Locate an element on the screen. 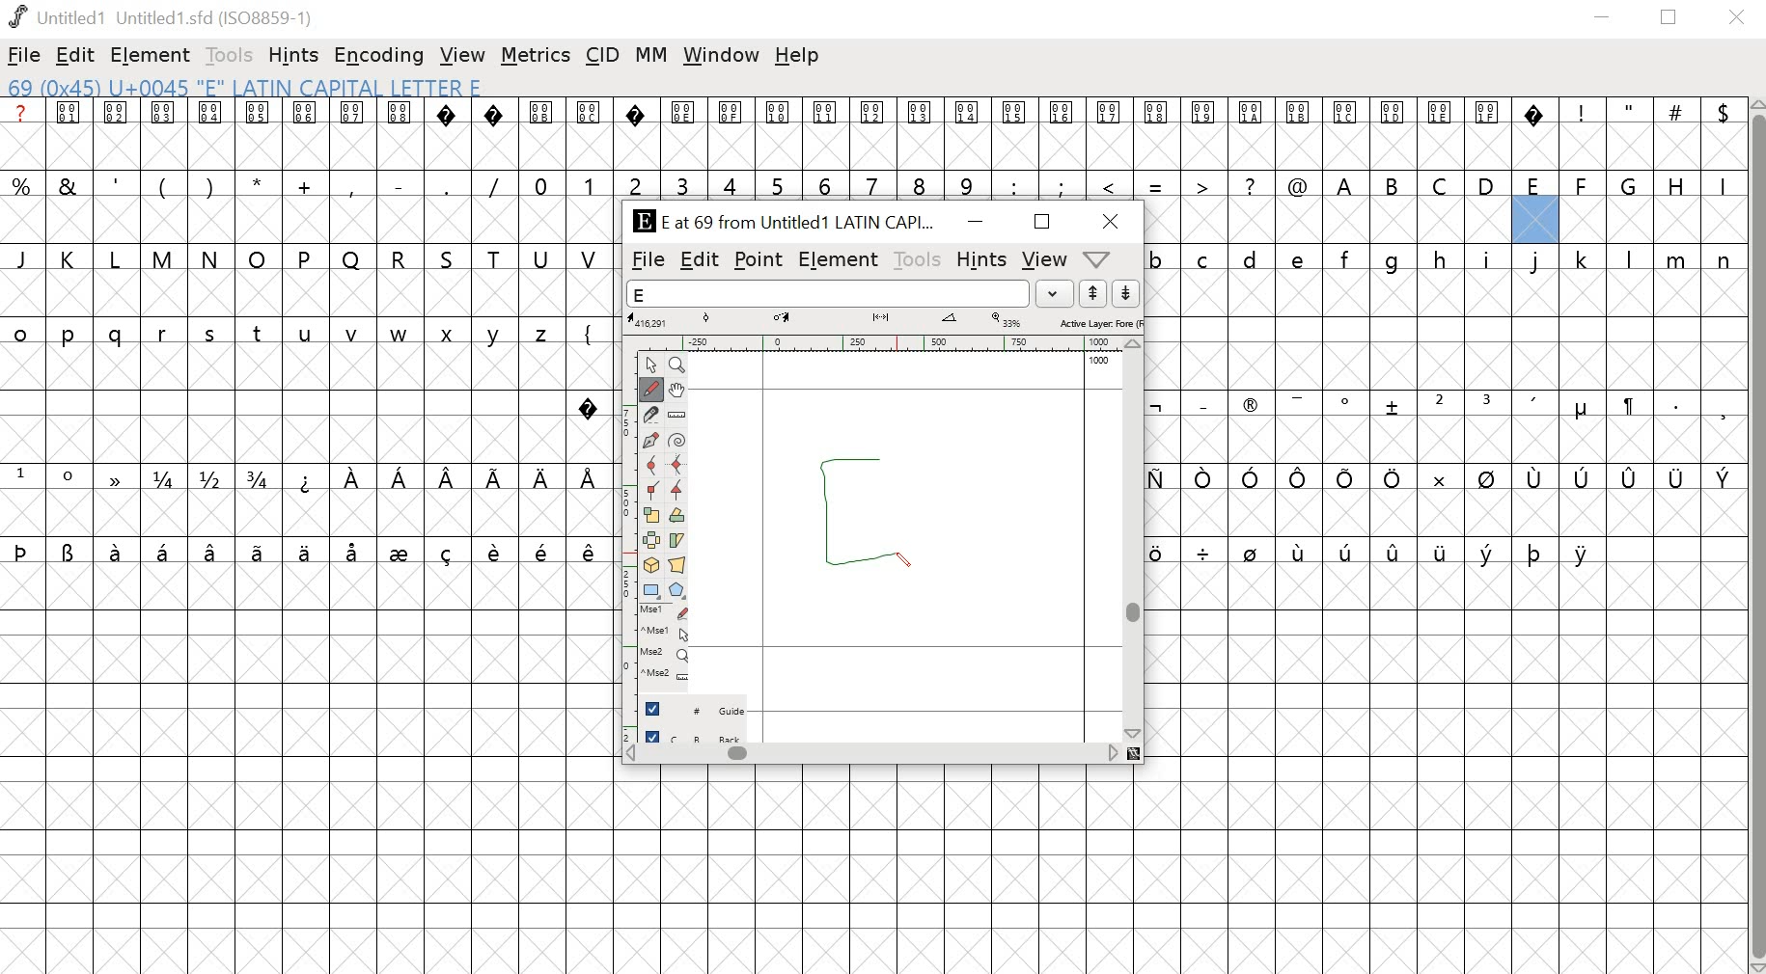 This screenshot has width=1766, height=974. up is located at coordinates (1092, 293).